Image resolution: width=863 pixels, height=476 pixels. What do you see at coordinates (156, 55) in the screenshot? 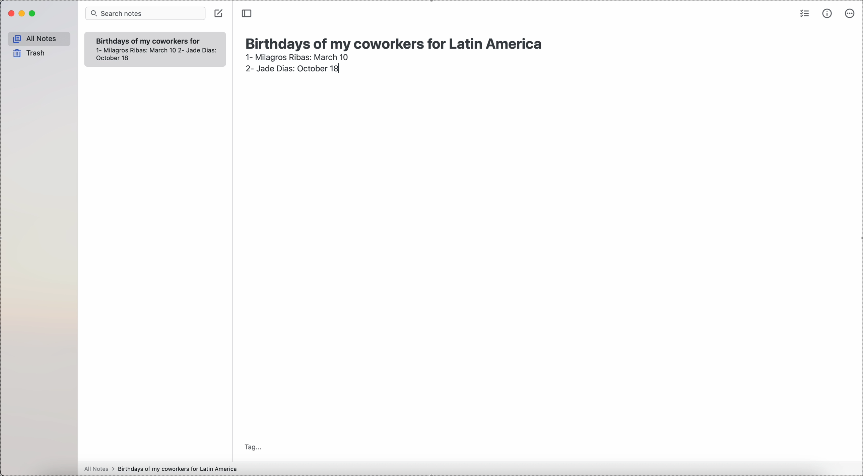
I see `1- Milagros Ribas: March 10 2- Jade Dias: October 18` at bounding box center [156, 55].